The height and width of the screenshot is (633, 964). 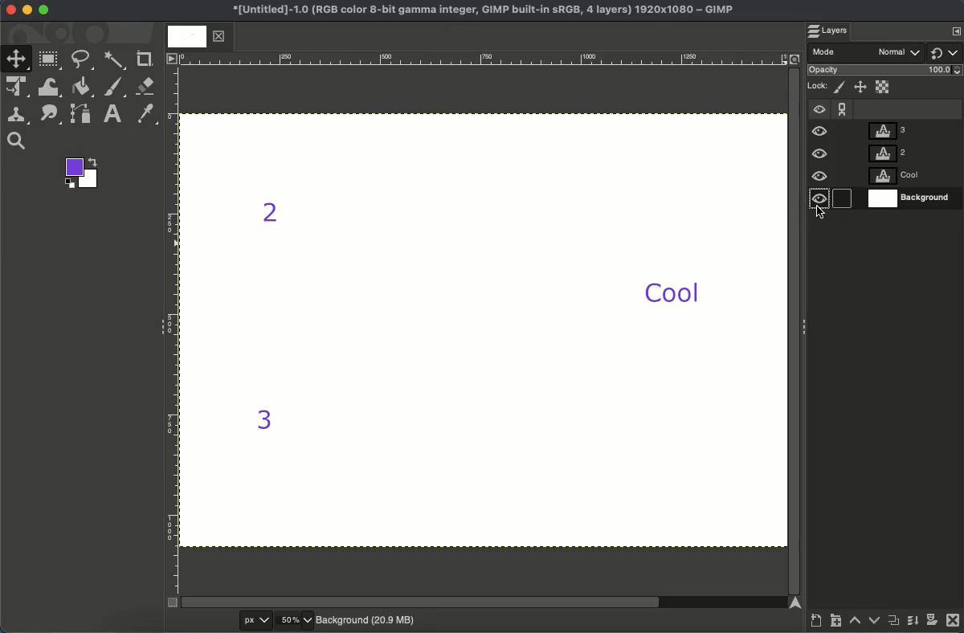 I want to click on Alpha, so click(x=884, y=86).